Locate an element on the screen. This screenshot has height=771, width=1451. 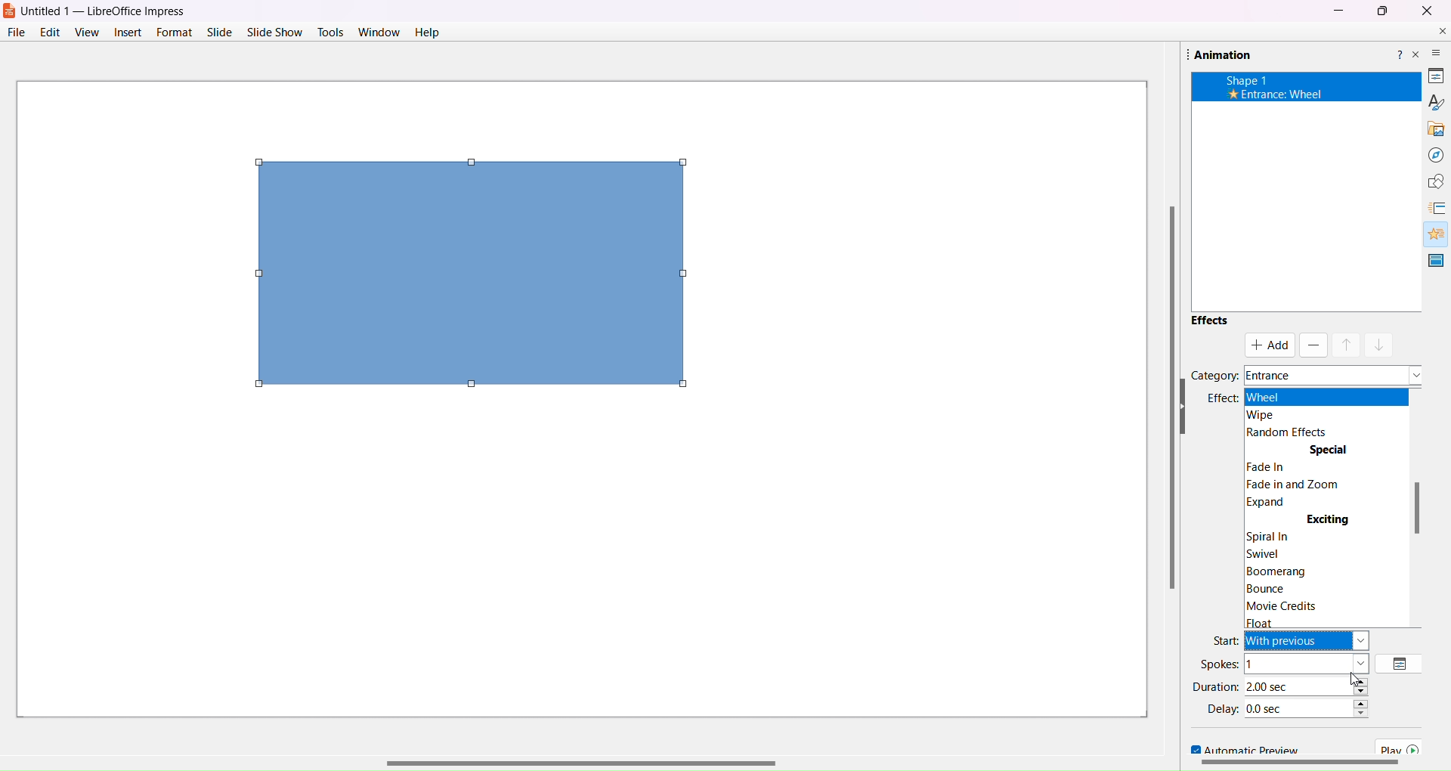
Close is located at coordinates (1426, 10).